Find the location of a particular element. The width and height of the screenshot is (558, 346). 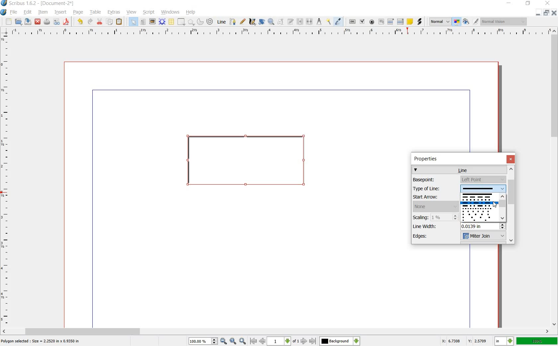

EYE DROPPER is located at coordinates (339, 22).